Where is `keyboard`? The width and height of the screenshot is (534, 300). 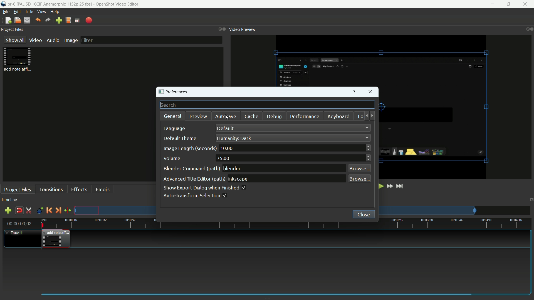
keyboard is located at coordinates (338, 116).